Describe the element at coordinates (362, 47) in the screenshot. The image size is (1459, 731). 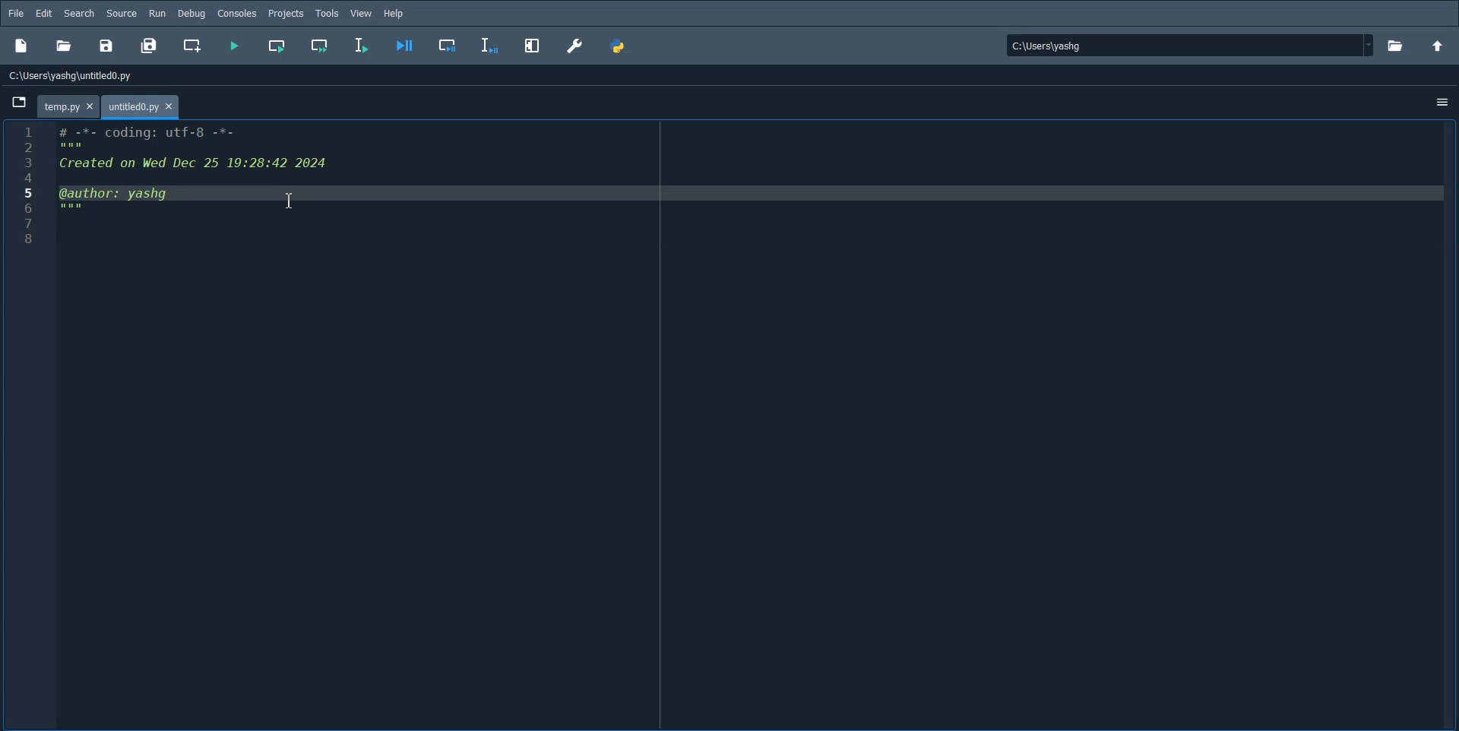
I see `Run selection` at that location.